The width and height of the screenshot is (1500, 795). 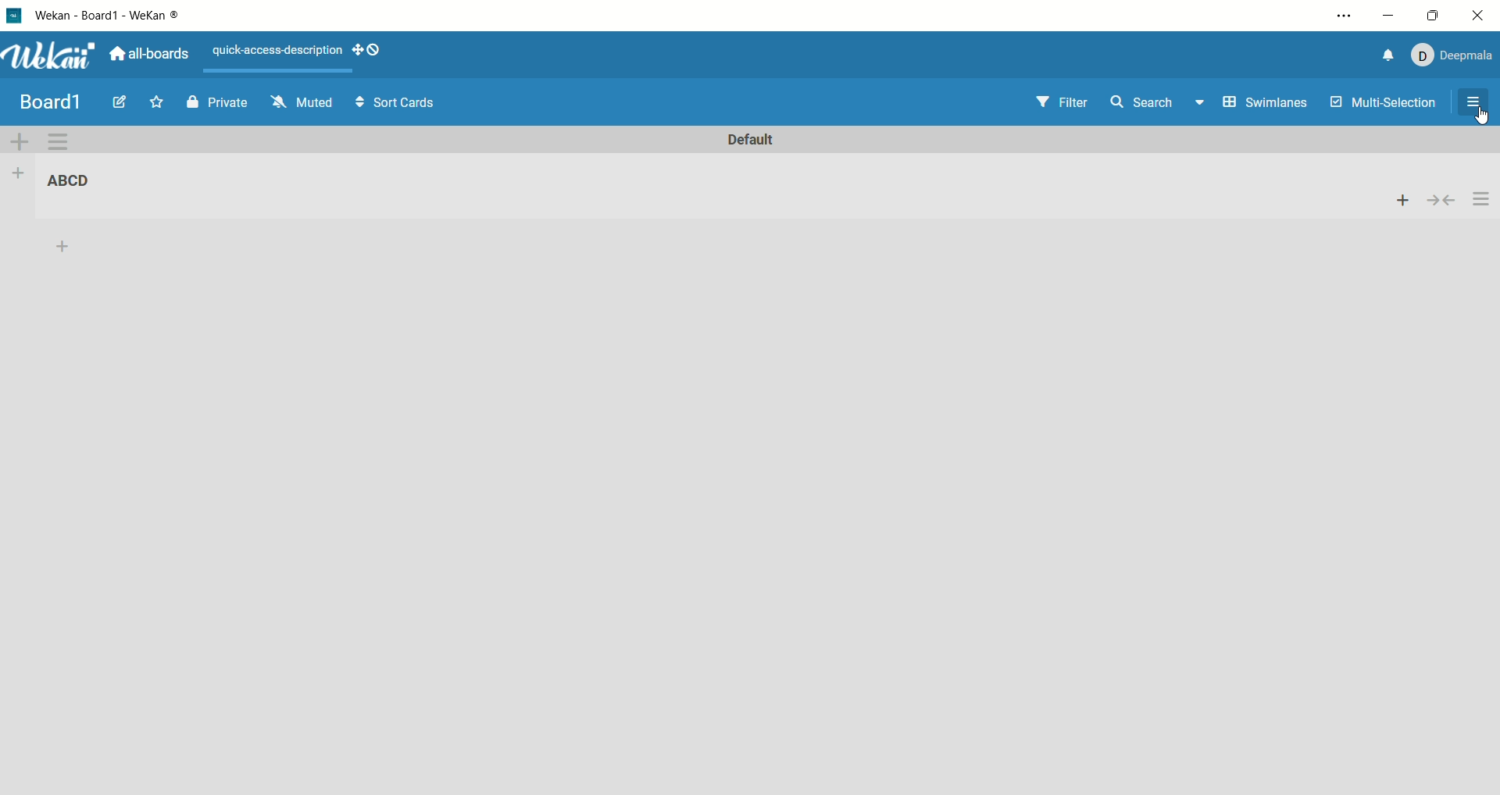 I want to click on swimlanes, so click(x=1266, y=104).